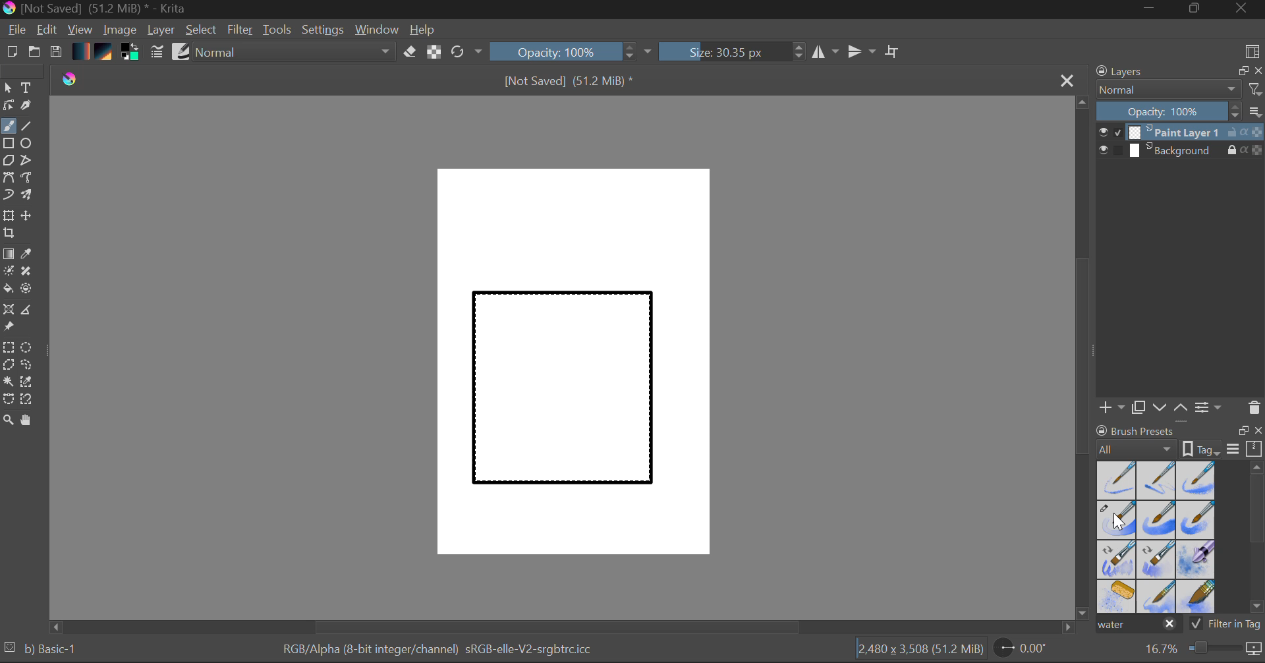 Image resolution: width=1265 pixels, height=663 pixels. What do you see at coordinates (8, 195) in the screenshot?
I see `Dynamic Brush` at bounding box center [8, 195].